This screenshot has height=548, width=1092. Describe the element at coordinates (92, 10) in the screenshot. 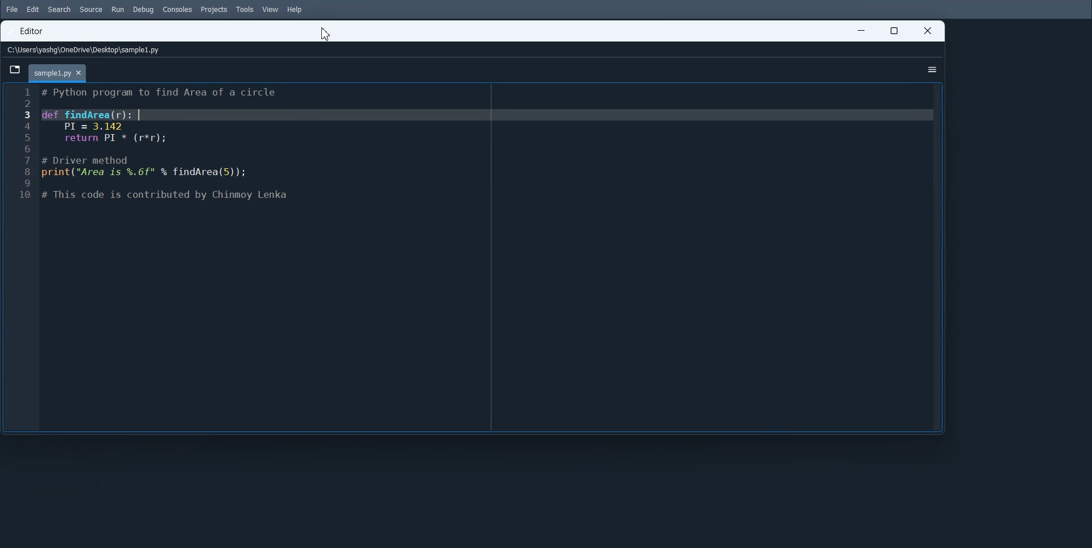

I see `Source` at that location.